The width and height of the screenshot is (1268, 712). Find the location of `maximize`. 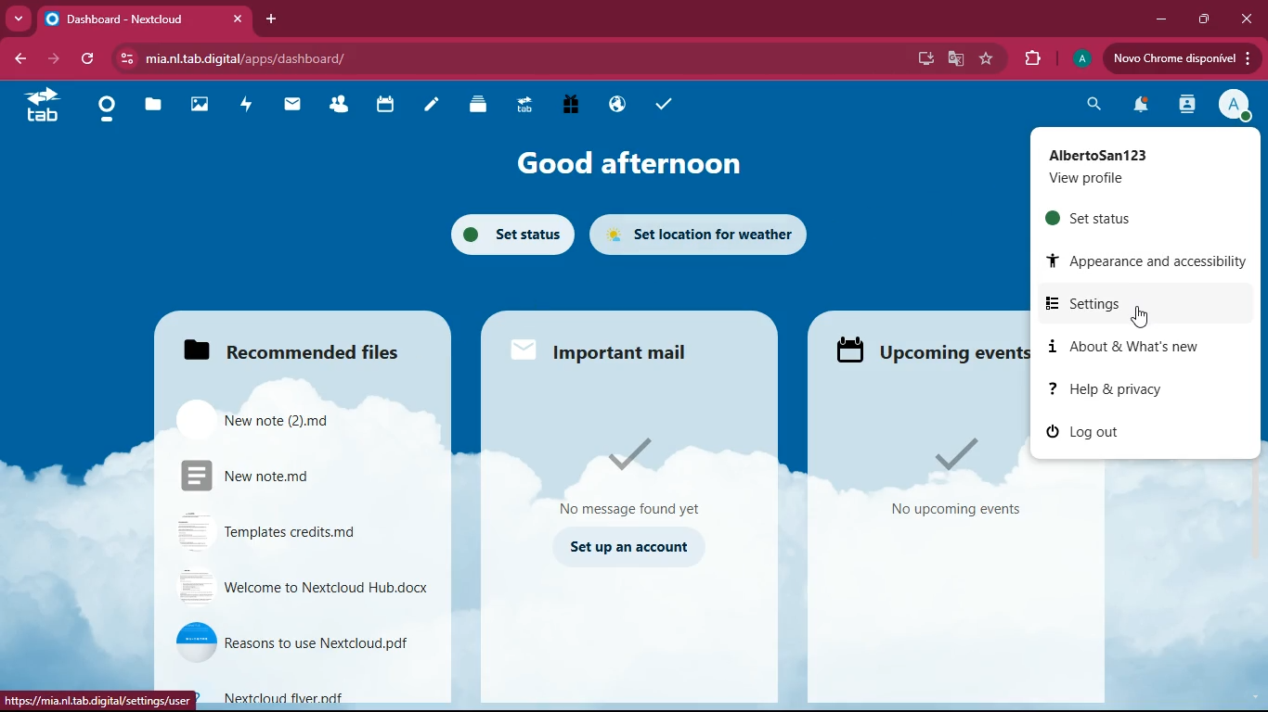

maximize is located at coordinates (1202, 19).